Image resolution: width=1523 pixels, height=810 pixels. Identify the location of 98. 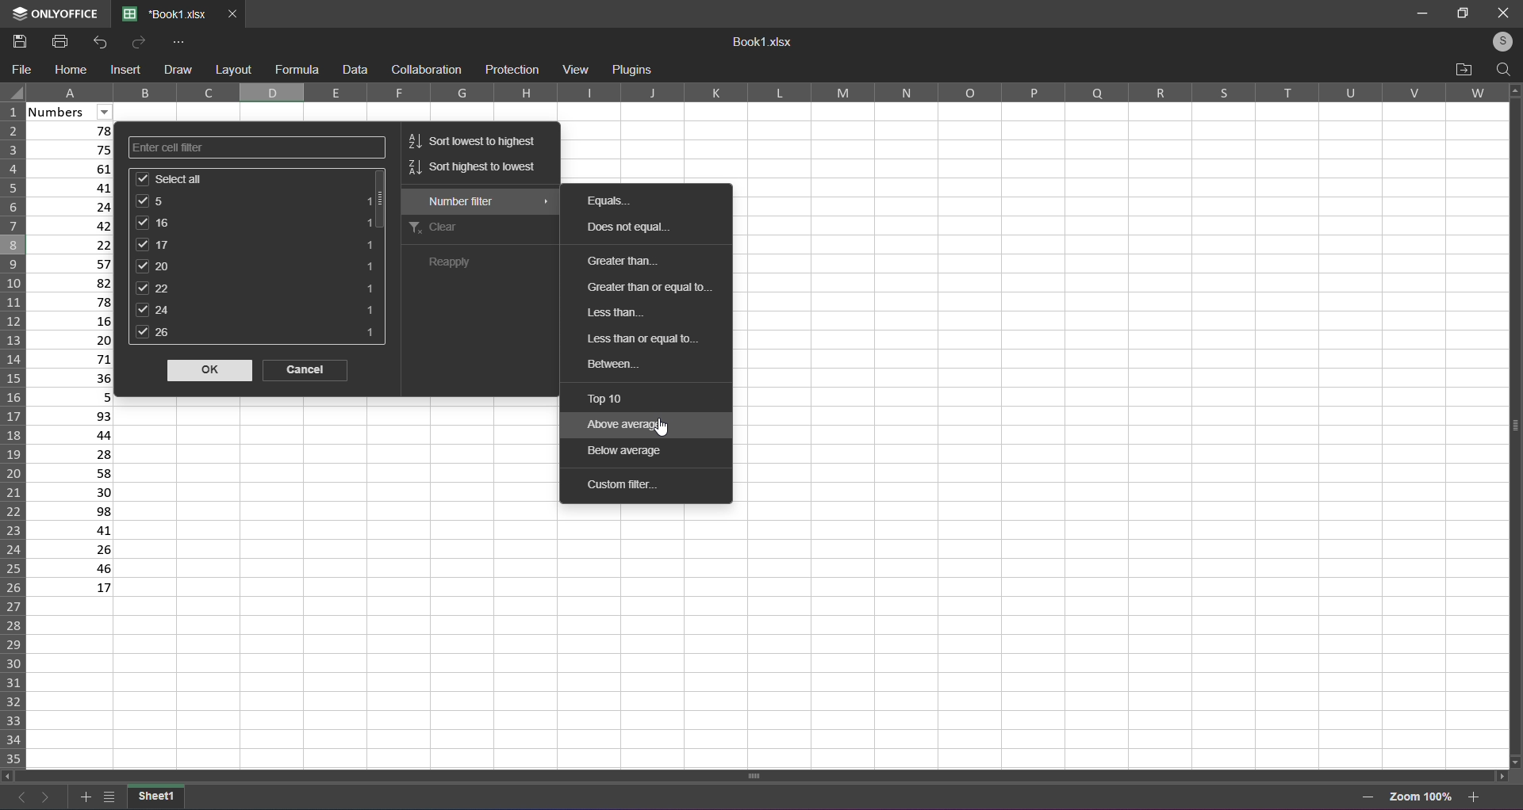
(71, 511).